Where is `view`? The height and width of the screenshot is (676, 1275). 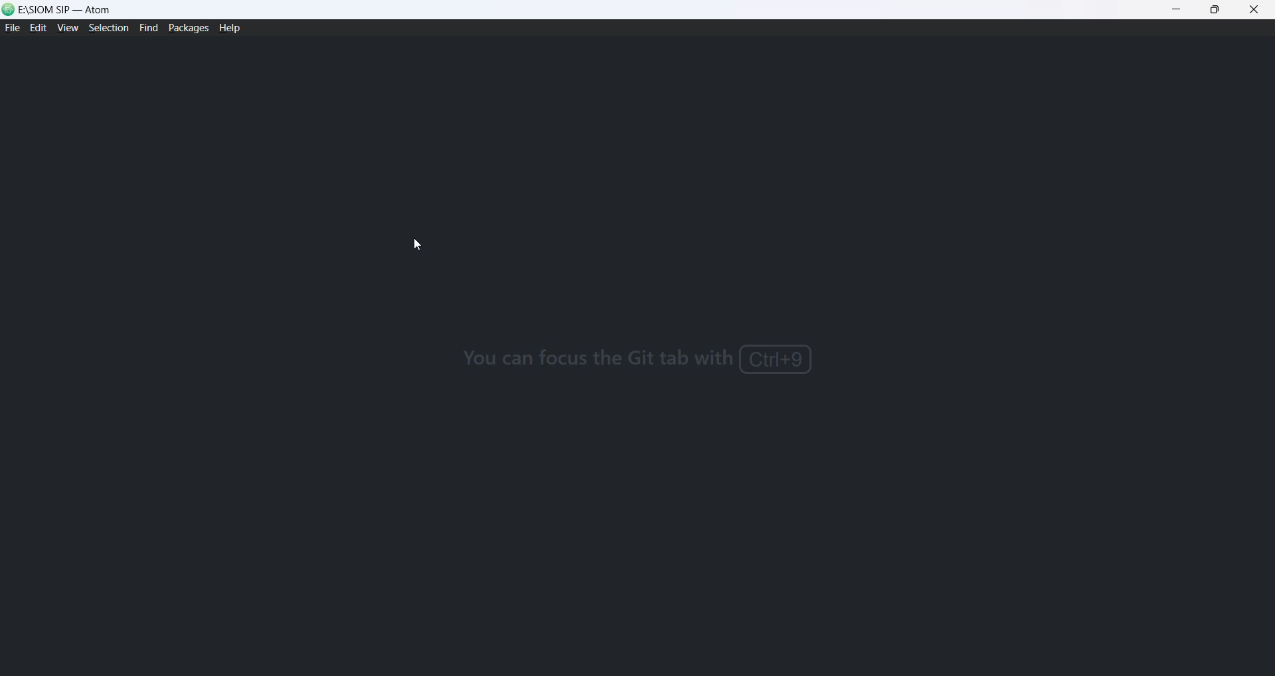
view is located at coordinates (66, 31).